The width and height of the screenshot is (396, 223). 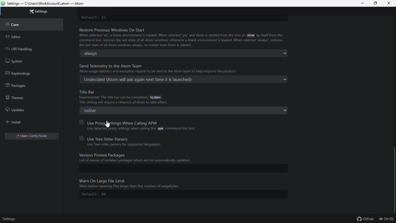 What do you see at coordinates (103, 180) in the screenshot?
I see `Warn On Large File Limit` at bounding box center [103, 180].